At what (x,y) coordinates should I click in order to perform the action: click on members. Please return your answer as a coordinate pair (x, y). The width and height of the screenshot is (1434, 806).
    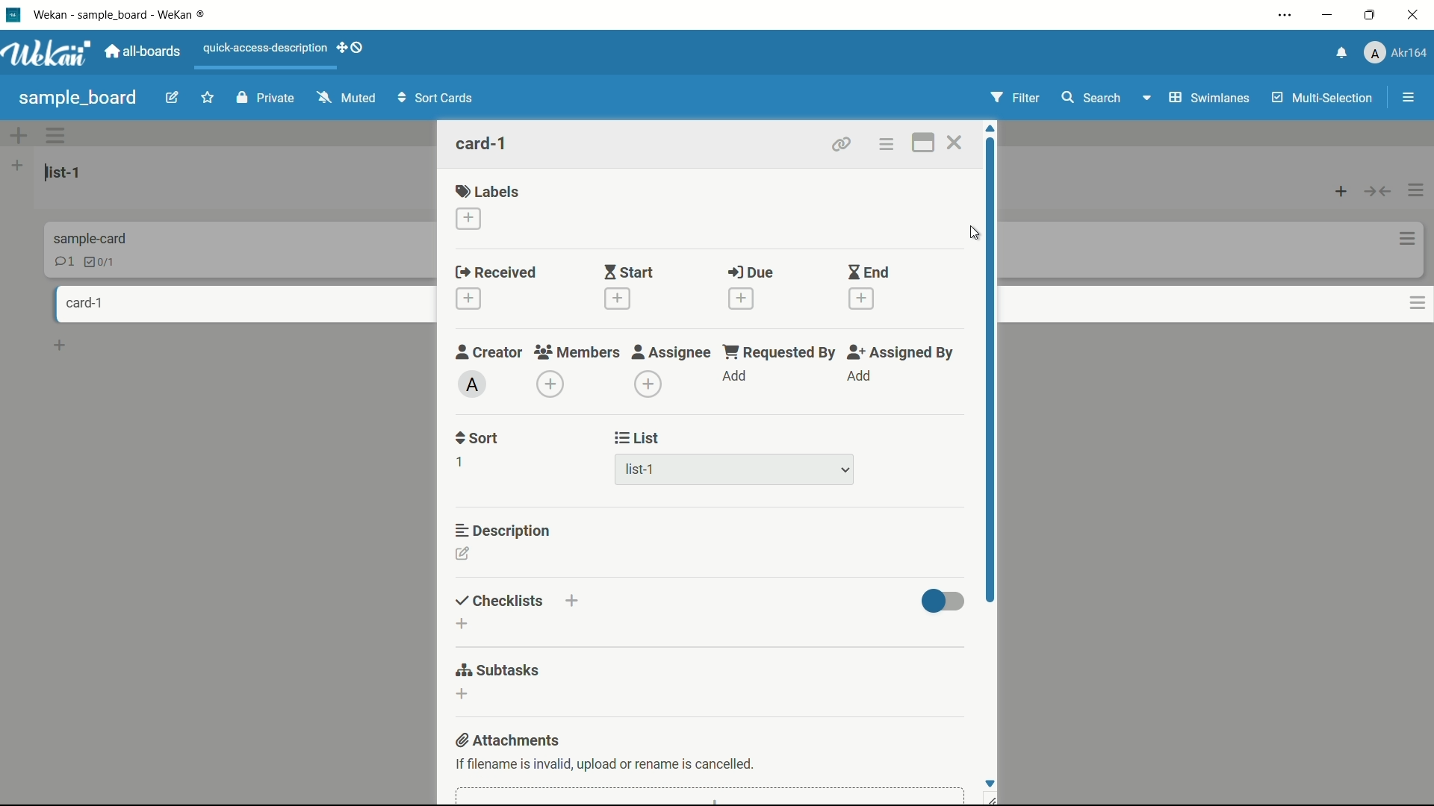
    Looking at the image, I should click on (577, 352).